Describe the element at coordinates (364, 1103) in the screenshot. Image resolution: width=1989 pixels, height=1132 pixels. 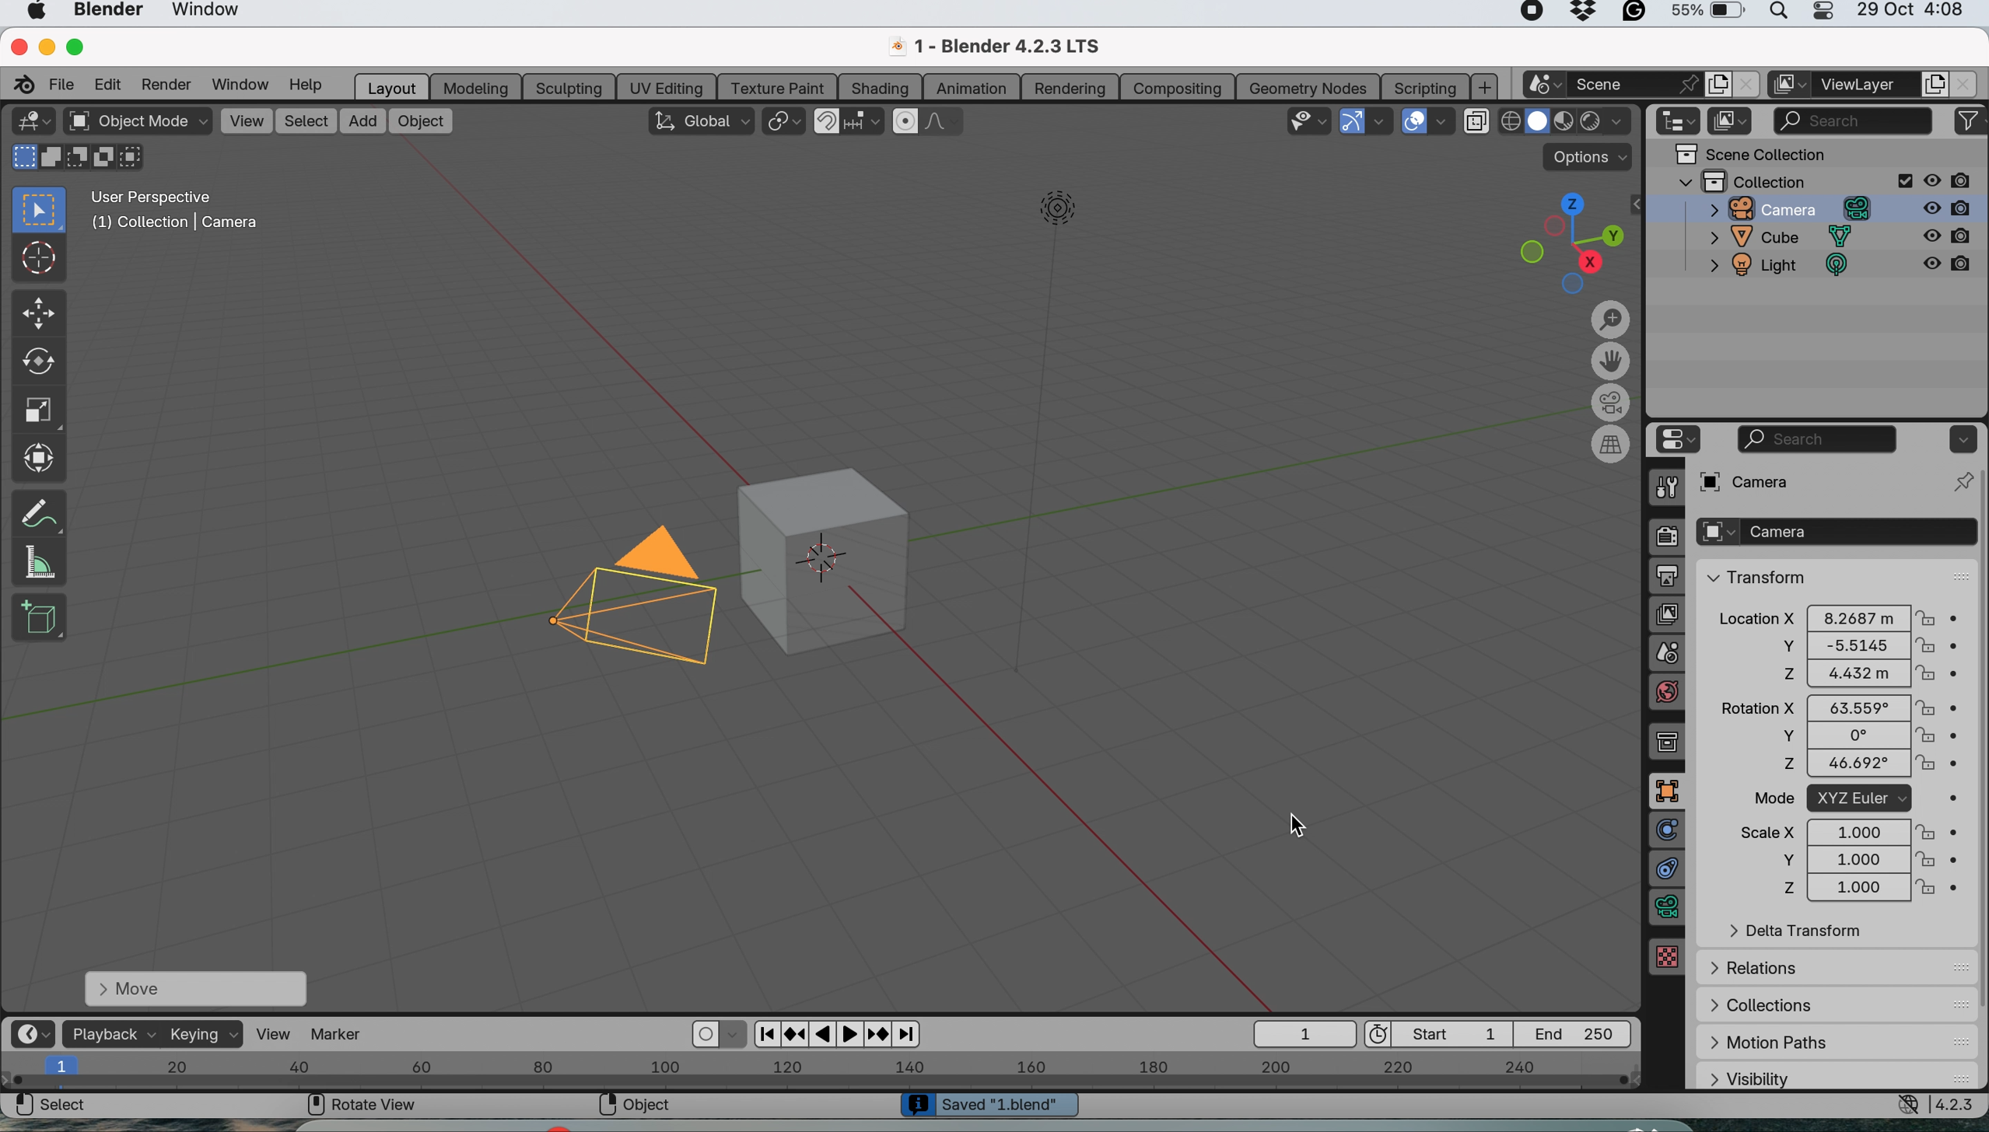
I see `rotate view` at that location.